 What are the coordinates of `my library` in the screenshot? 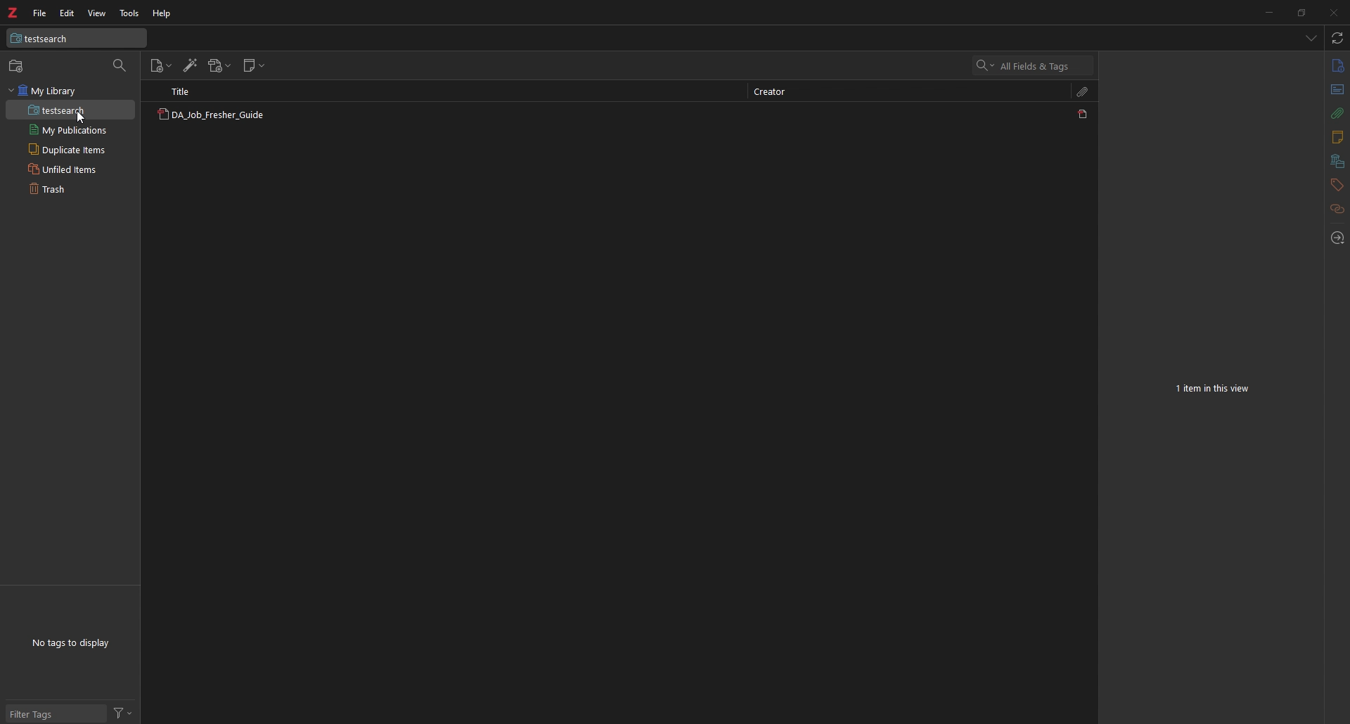 It's located at (70, 91).